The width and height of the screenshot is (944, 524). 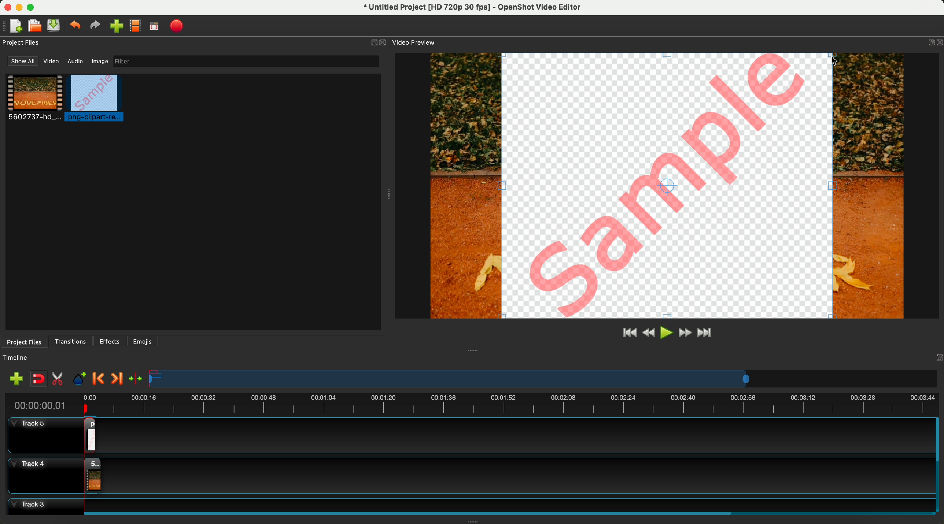 What do you see at coordinates (97, 99) in the screenshot?
I see `click on image` at bounding box center [97, 99].